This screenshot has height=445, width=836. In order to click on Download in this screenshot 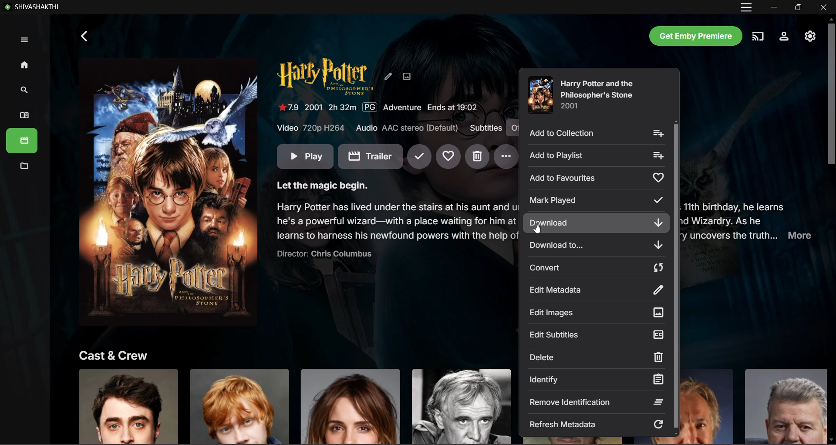, I will do `click(597, 222)`.